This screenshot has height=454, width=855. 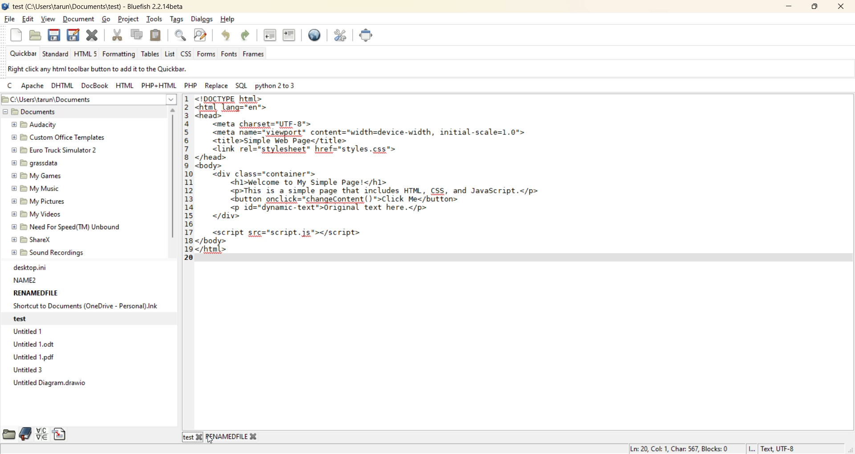 I want to click on cut, so click(x=117, y=36).